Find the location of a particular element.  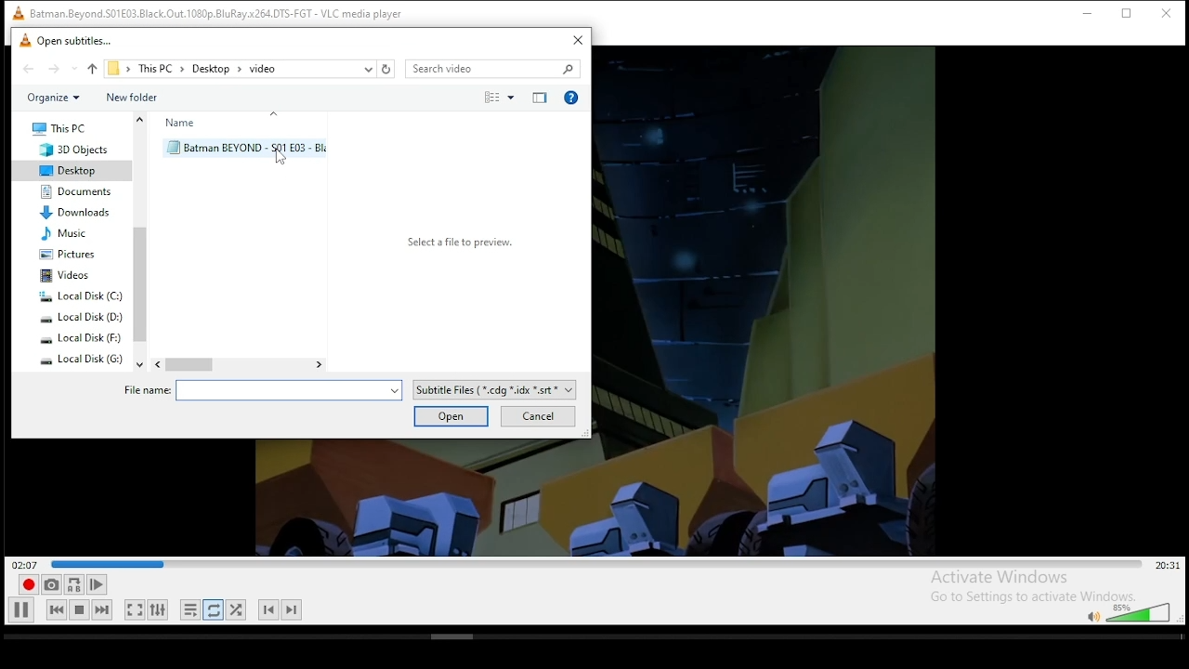

search bar is located at coordinates (492, 67).